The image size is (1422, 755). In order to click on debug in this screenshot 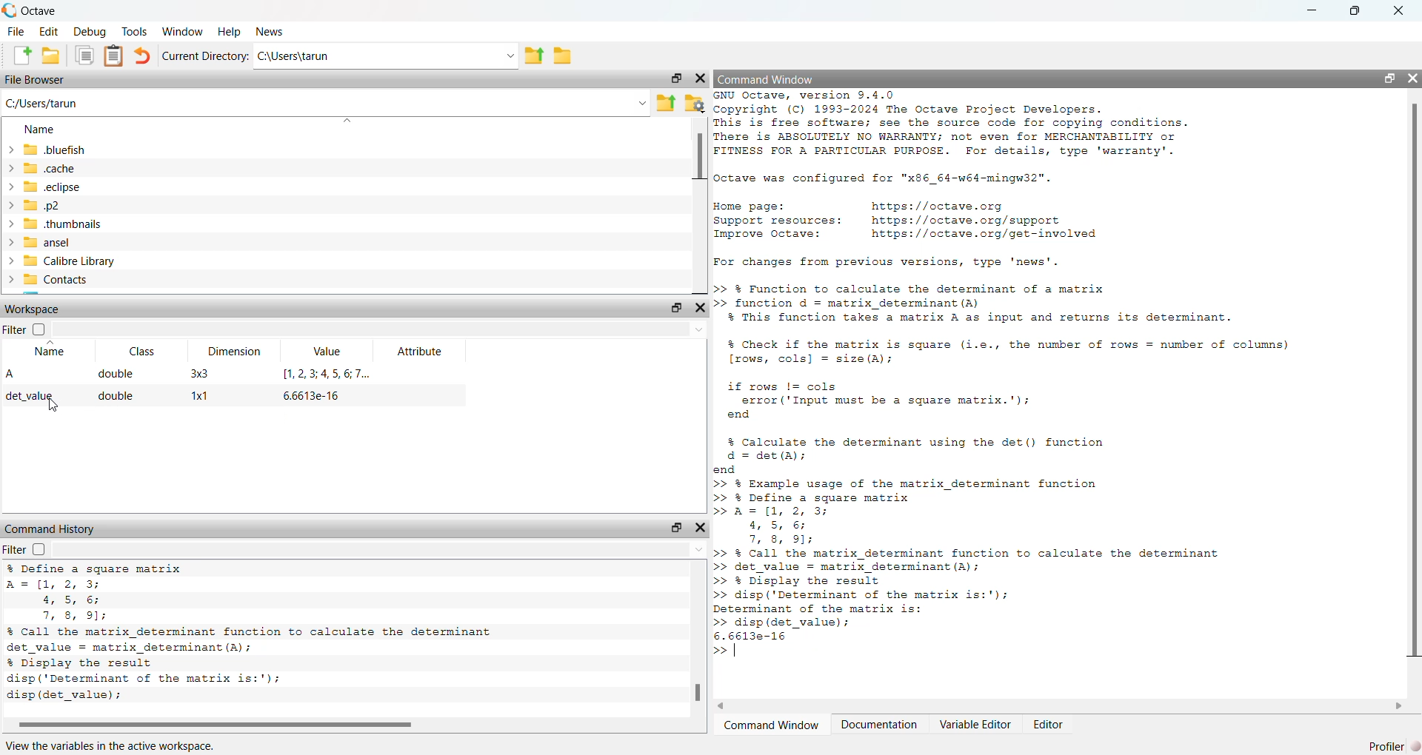, I will do `click(91, 31)`.